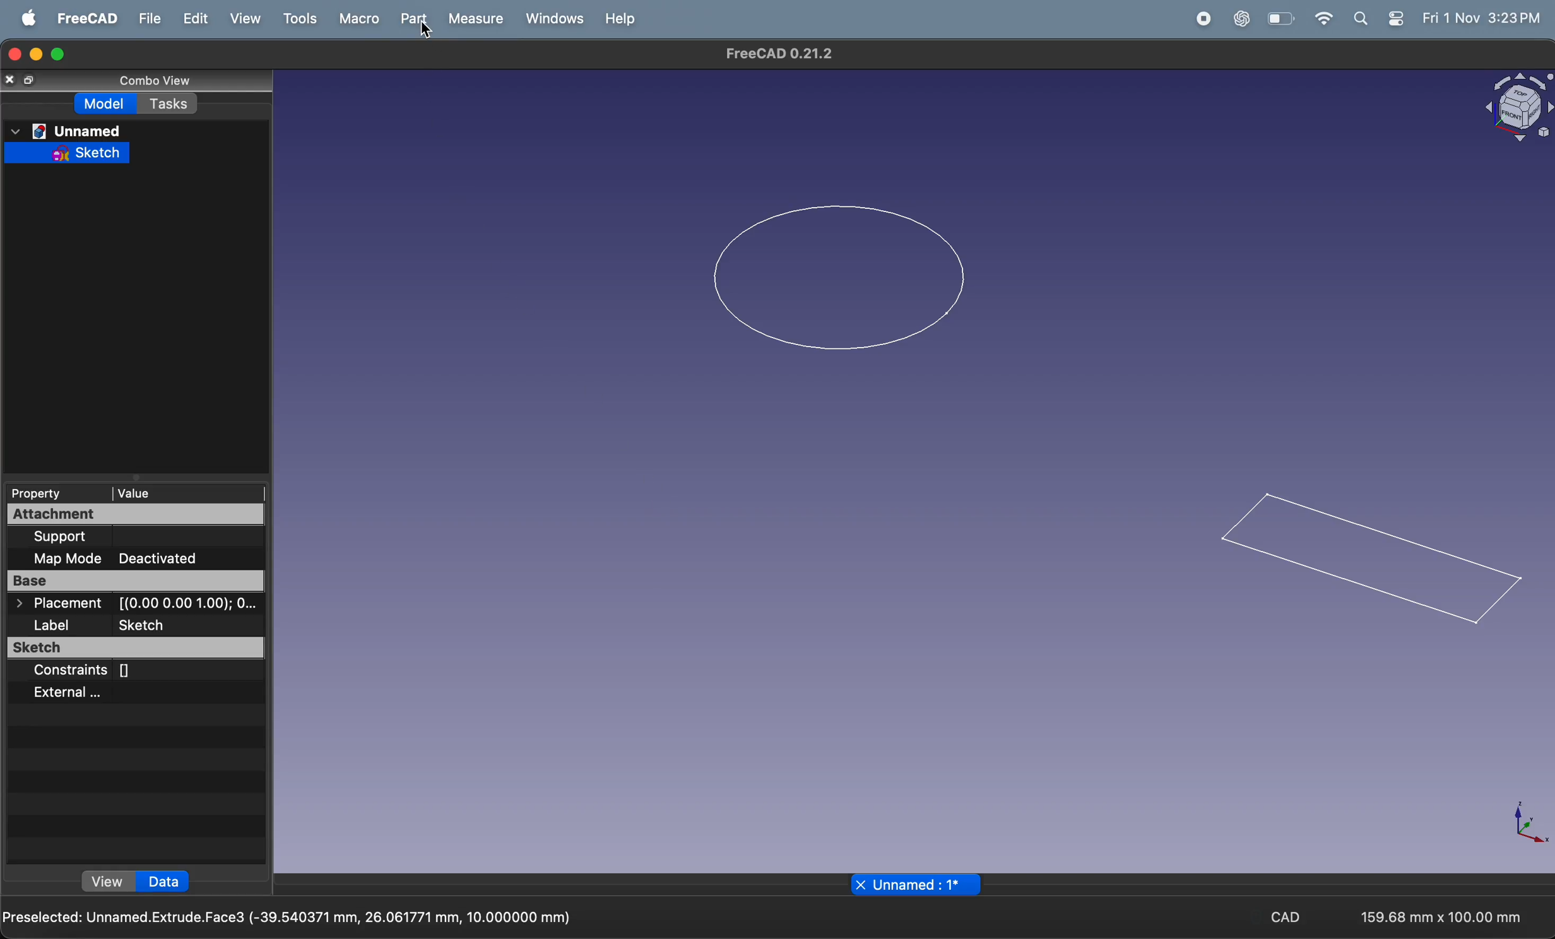 Image resolution: width=1555 pixels, height=939 pixels. Describe the element at coordinates (11, 80) in the screenshot. I see `close` at that location.